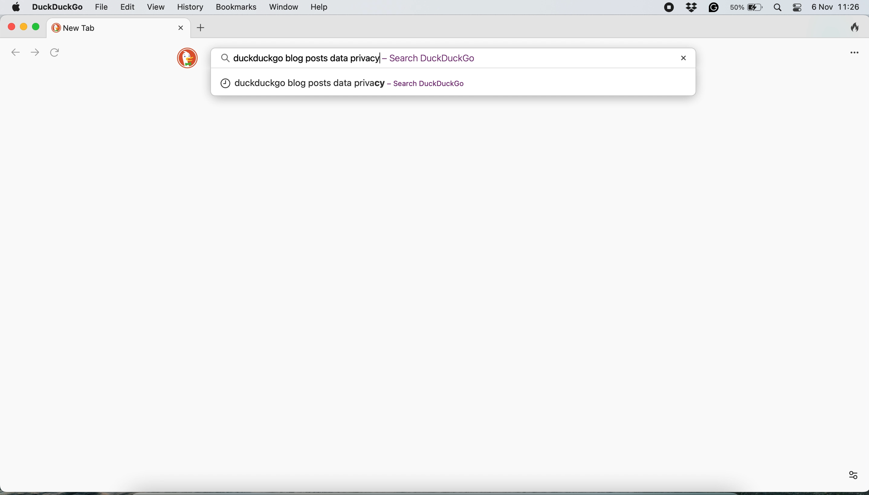 The height and width of the screenshot is (495, 869). I want to click on grammarly, so click(710, 8).